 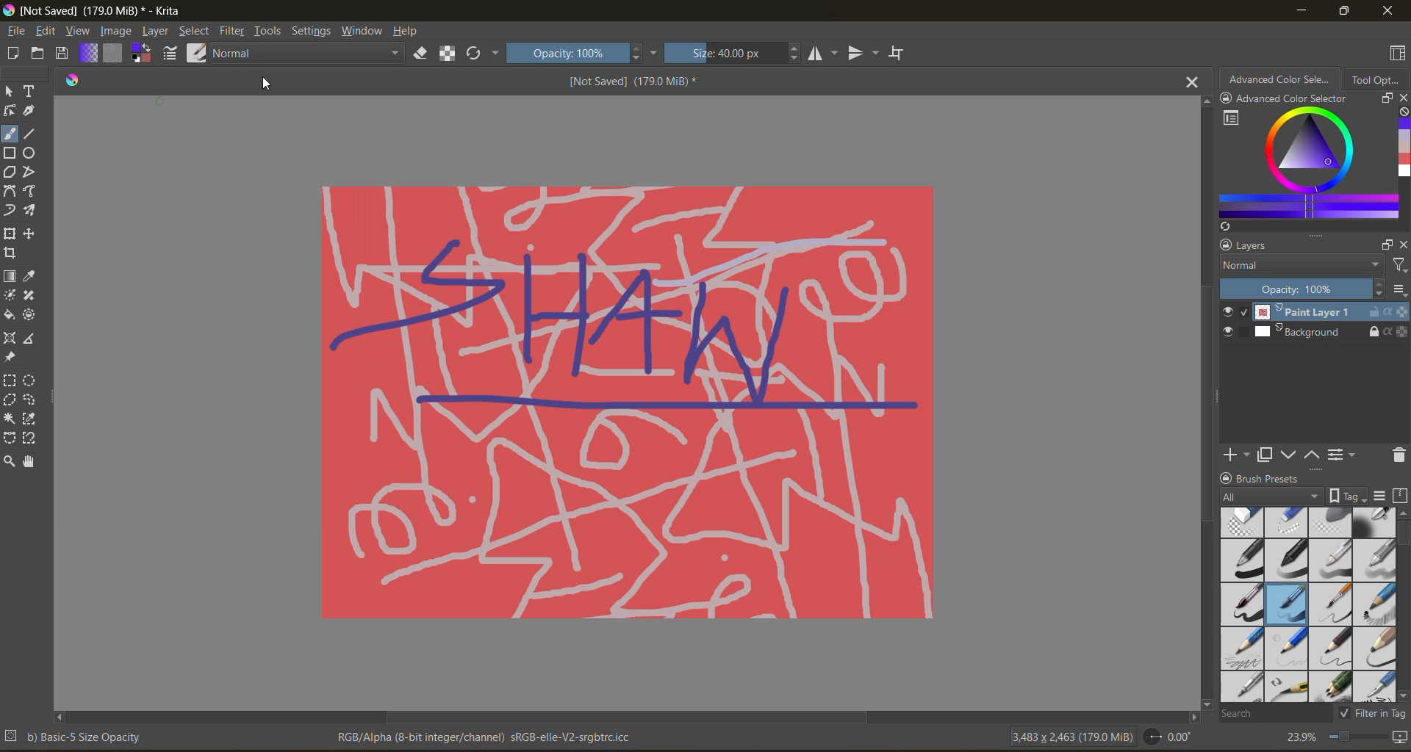 What do you see at coordinates (231, 31) in the screenshot?
I see `filters` at bounding box center [231, 31].